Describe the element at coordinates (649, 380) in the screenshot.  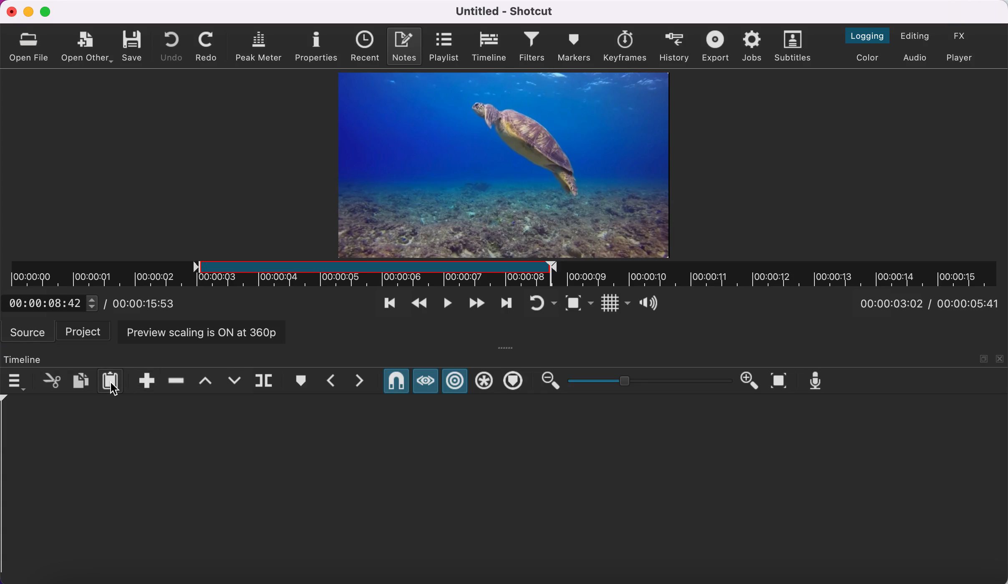
I see `zoom graduation` at that location.